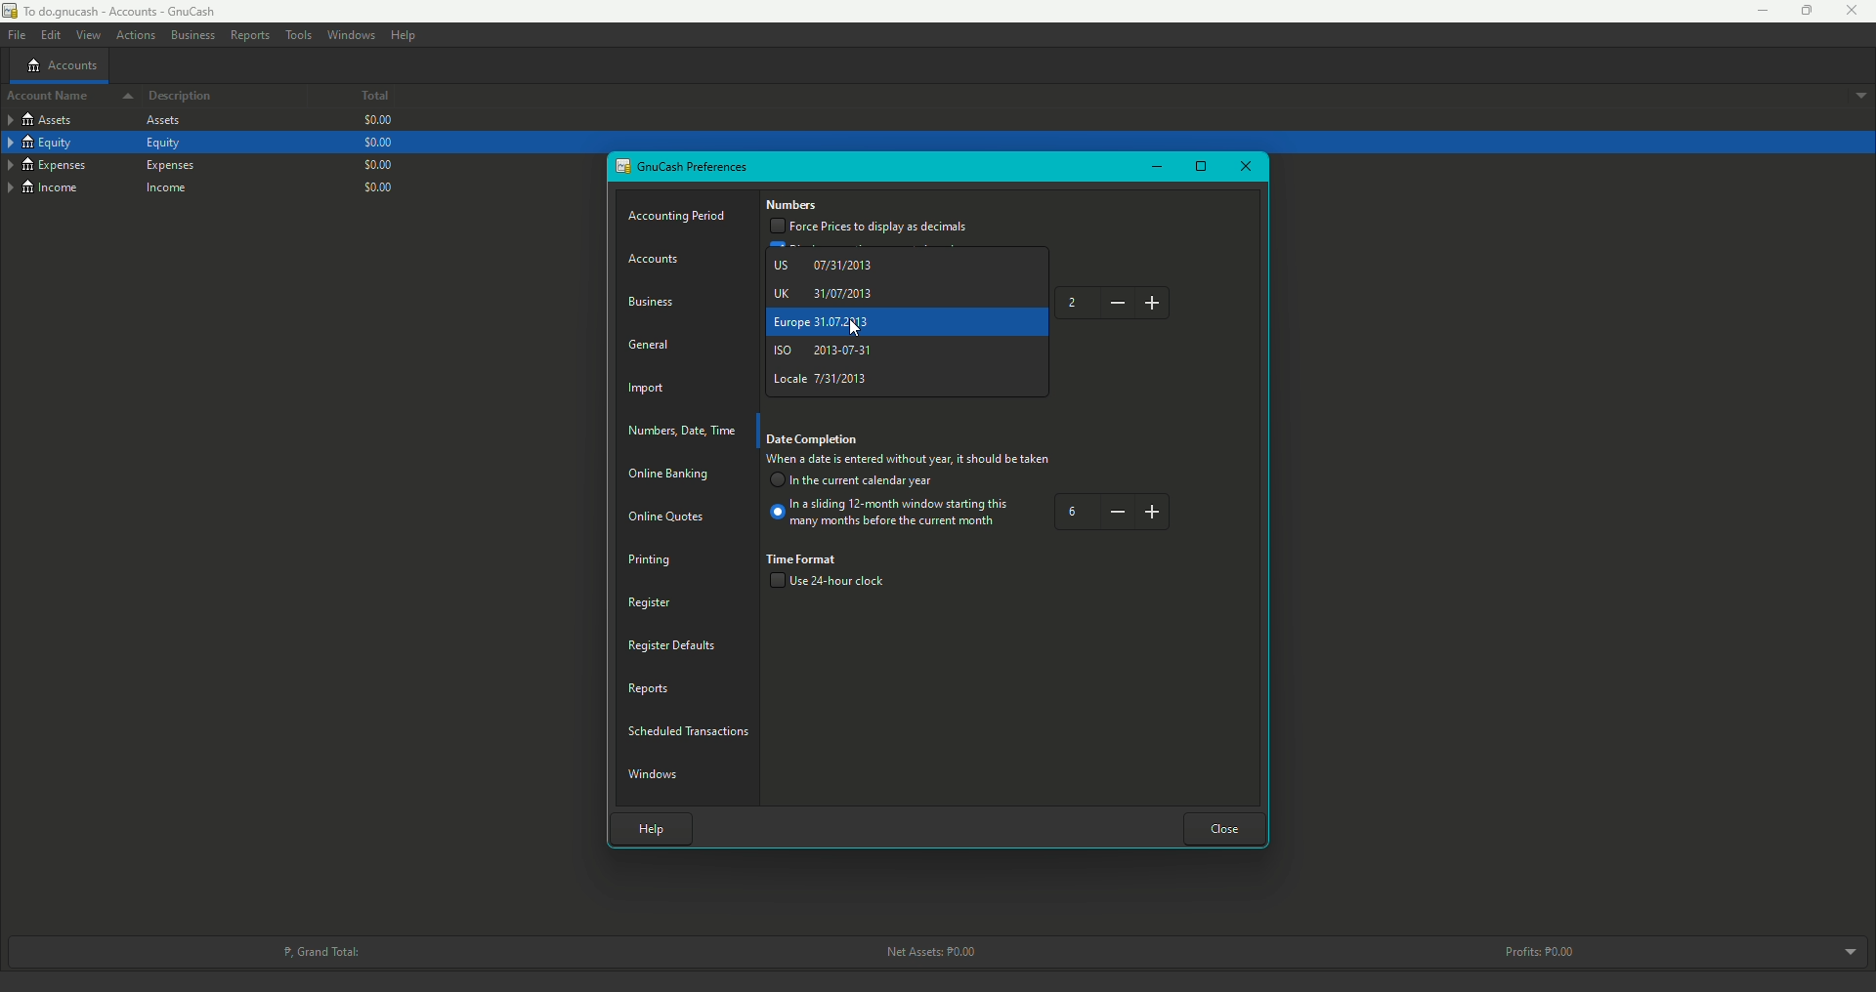 The image size is (1876, 992). What do you see at coordinates (648, 601) in the screenshot?
I see `Register` at bounding box center [648, 601].